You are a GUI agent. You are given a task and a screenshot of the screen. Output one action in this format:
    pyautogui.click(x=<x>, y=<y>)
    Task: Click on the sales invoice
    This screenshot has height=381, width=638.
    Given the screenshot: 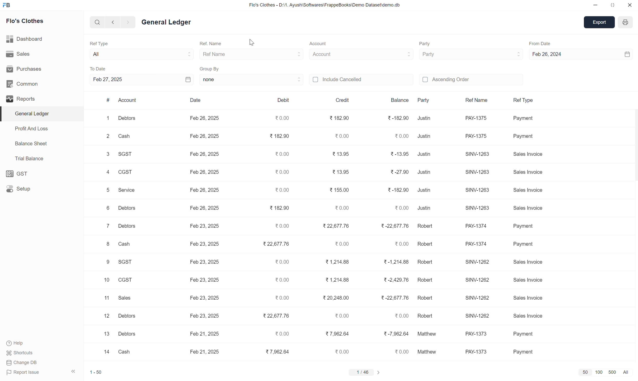 What is the action you would take?
    pyautogui.click(x=528, y=280)
    